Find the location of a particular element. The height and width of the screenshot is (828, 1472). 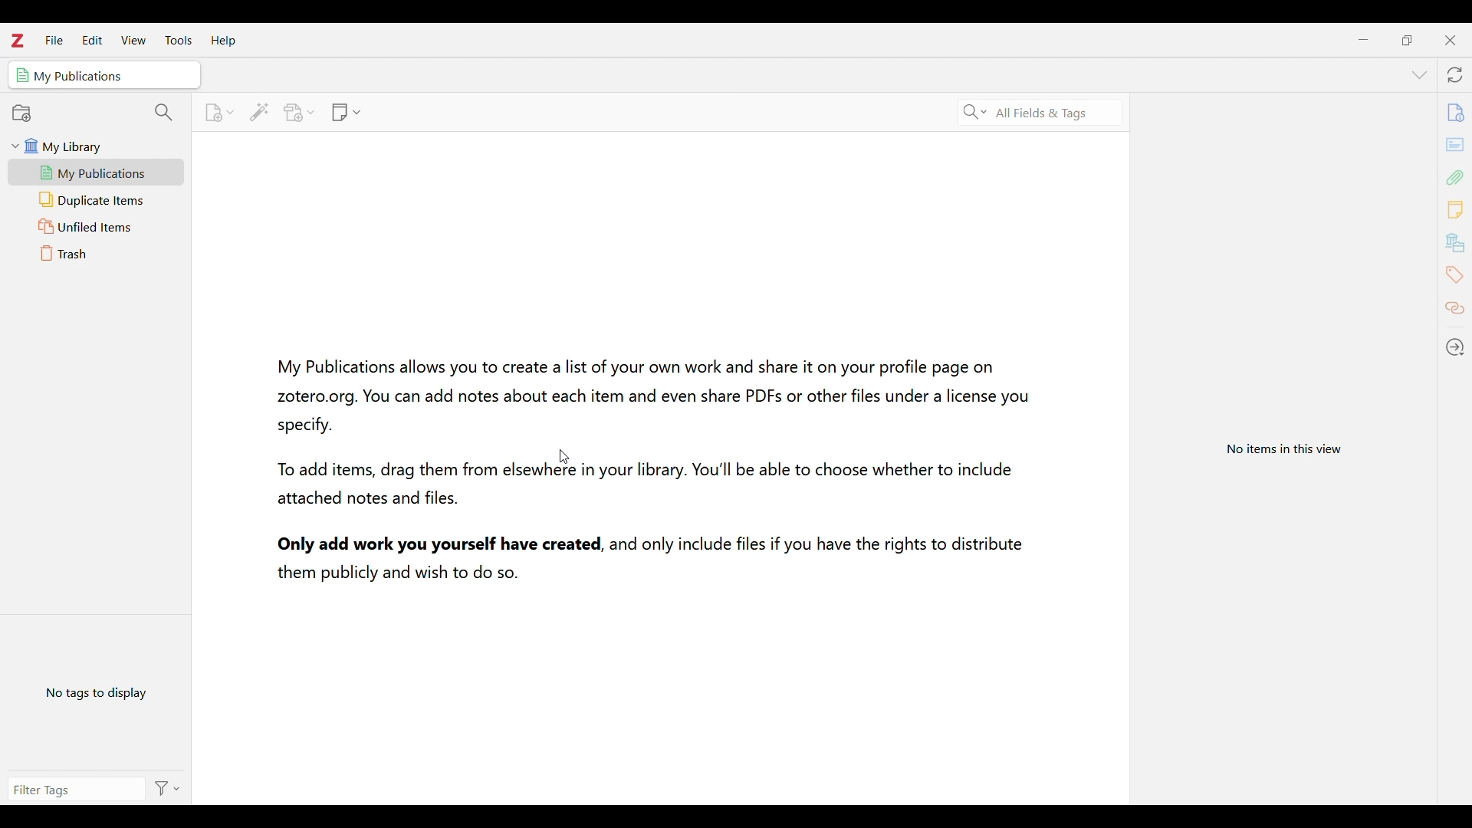

Trash is located at coordinates (97, 253).